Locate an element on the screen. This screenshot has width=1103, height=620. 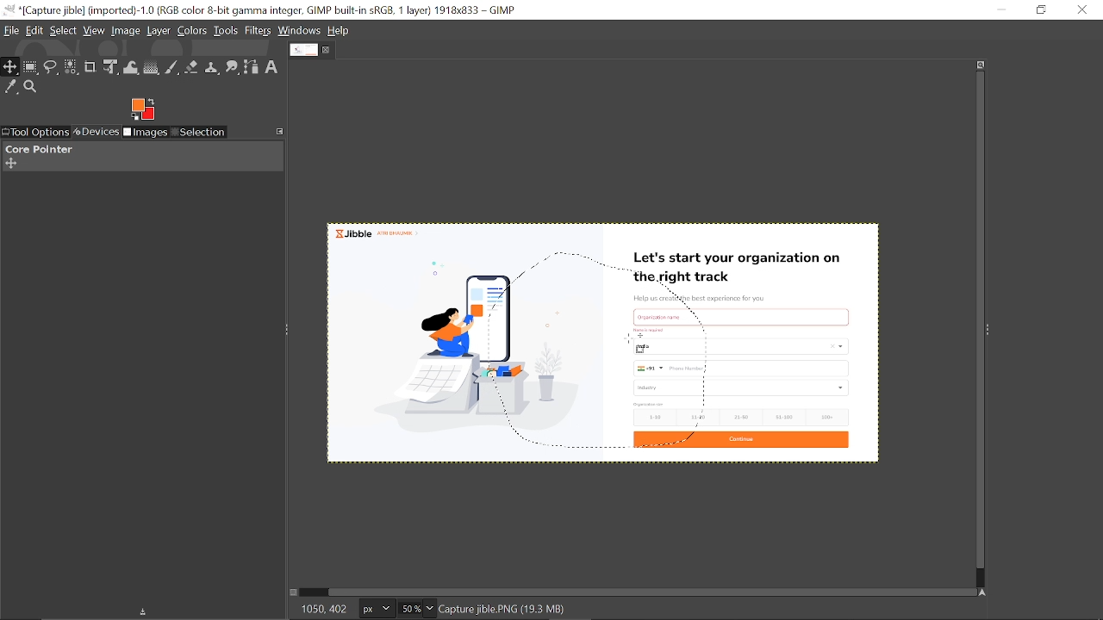
Toggle quick mask on/off is located at coordinates (292, 592).